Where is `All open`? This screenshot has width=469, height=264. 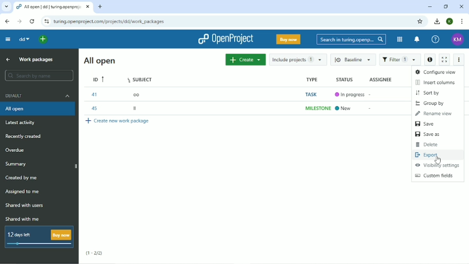 All open is located at coordinates (38, 109).